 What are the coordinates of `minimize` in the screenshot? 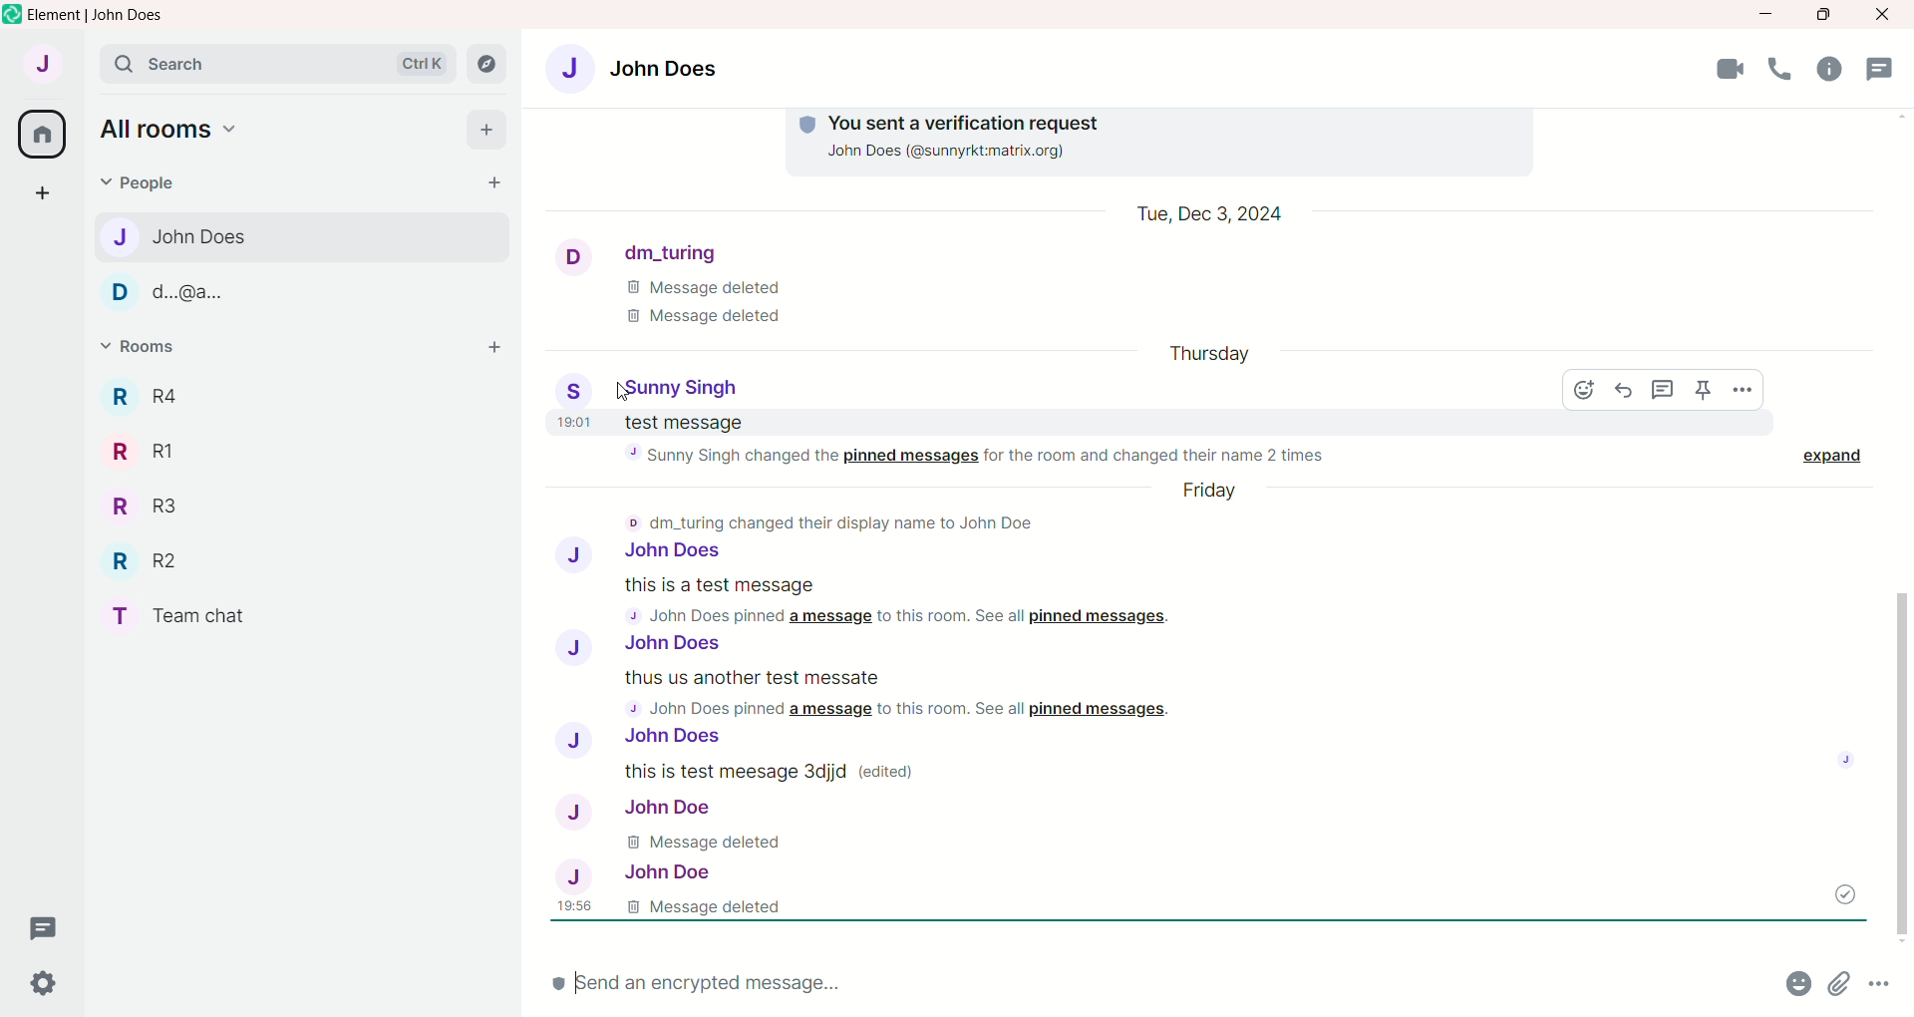 It's located at (1765, 12).